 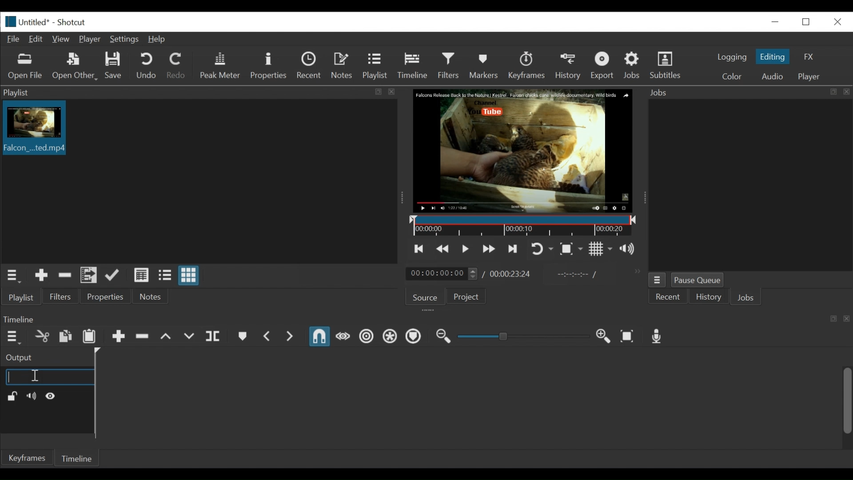 What do you see at coordinates (188, 276) in the screenshot?
I see `View as icons` at bounding box center [188, 276].